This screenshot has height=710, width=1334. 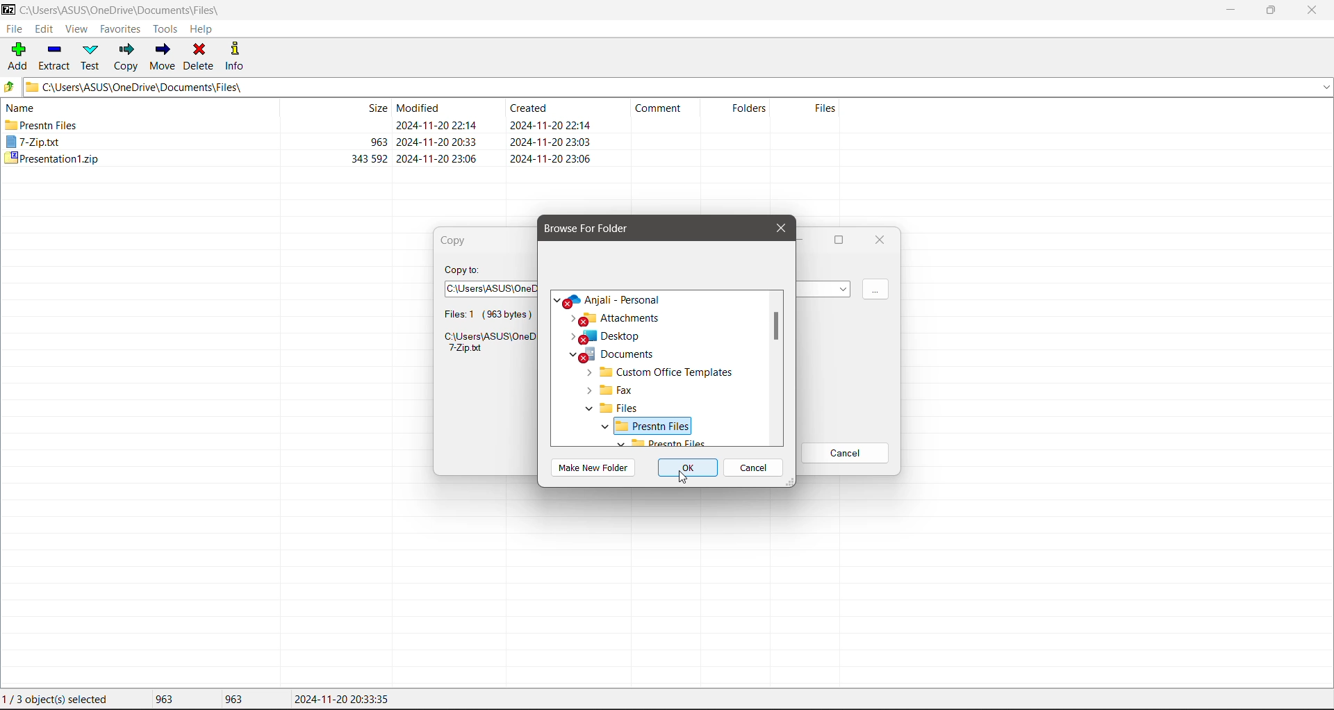 What do you see at coordinates (649, 426) in the screenshot?
I see `Selected Folder` at bounding box center [649, 426].